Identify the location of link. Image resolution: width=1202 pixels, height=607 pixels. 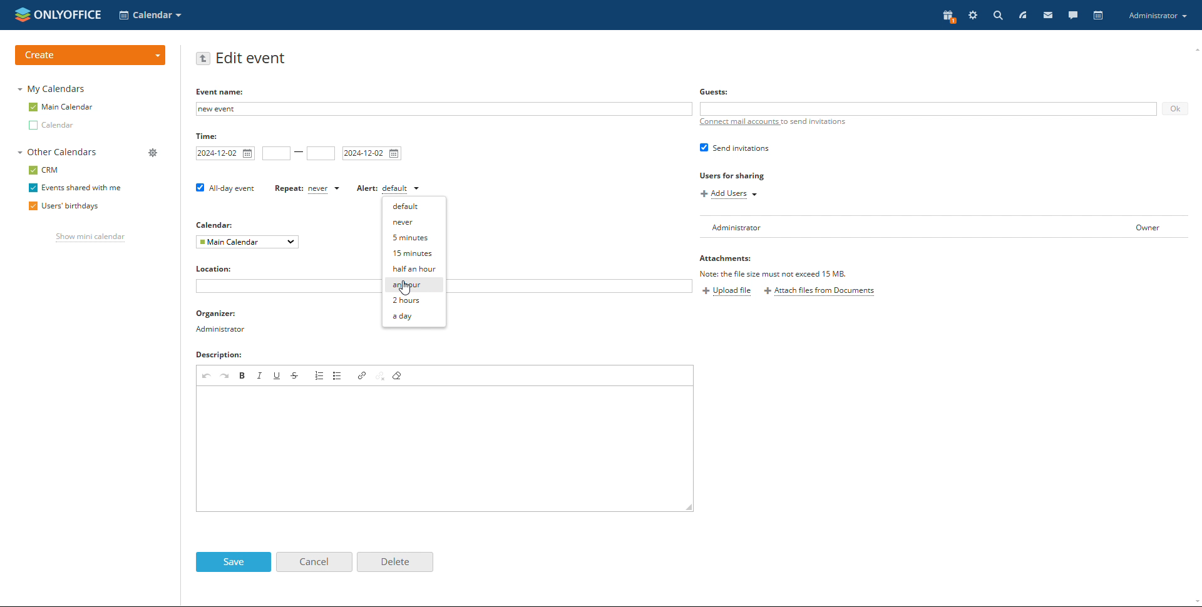
(361, 375).